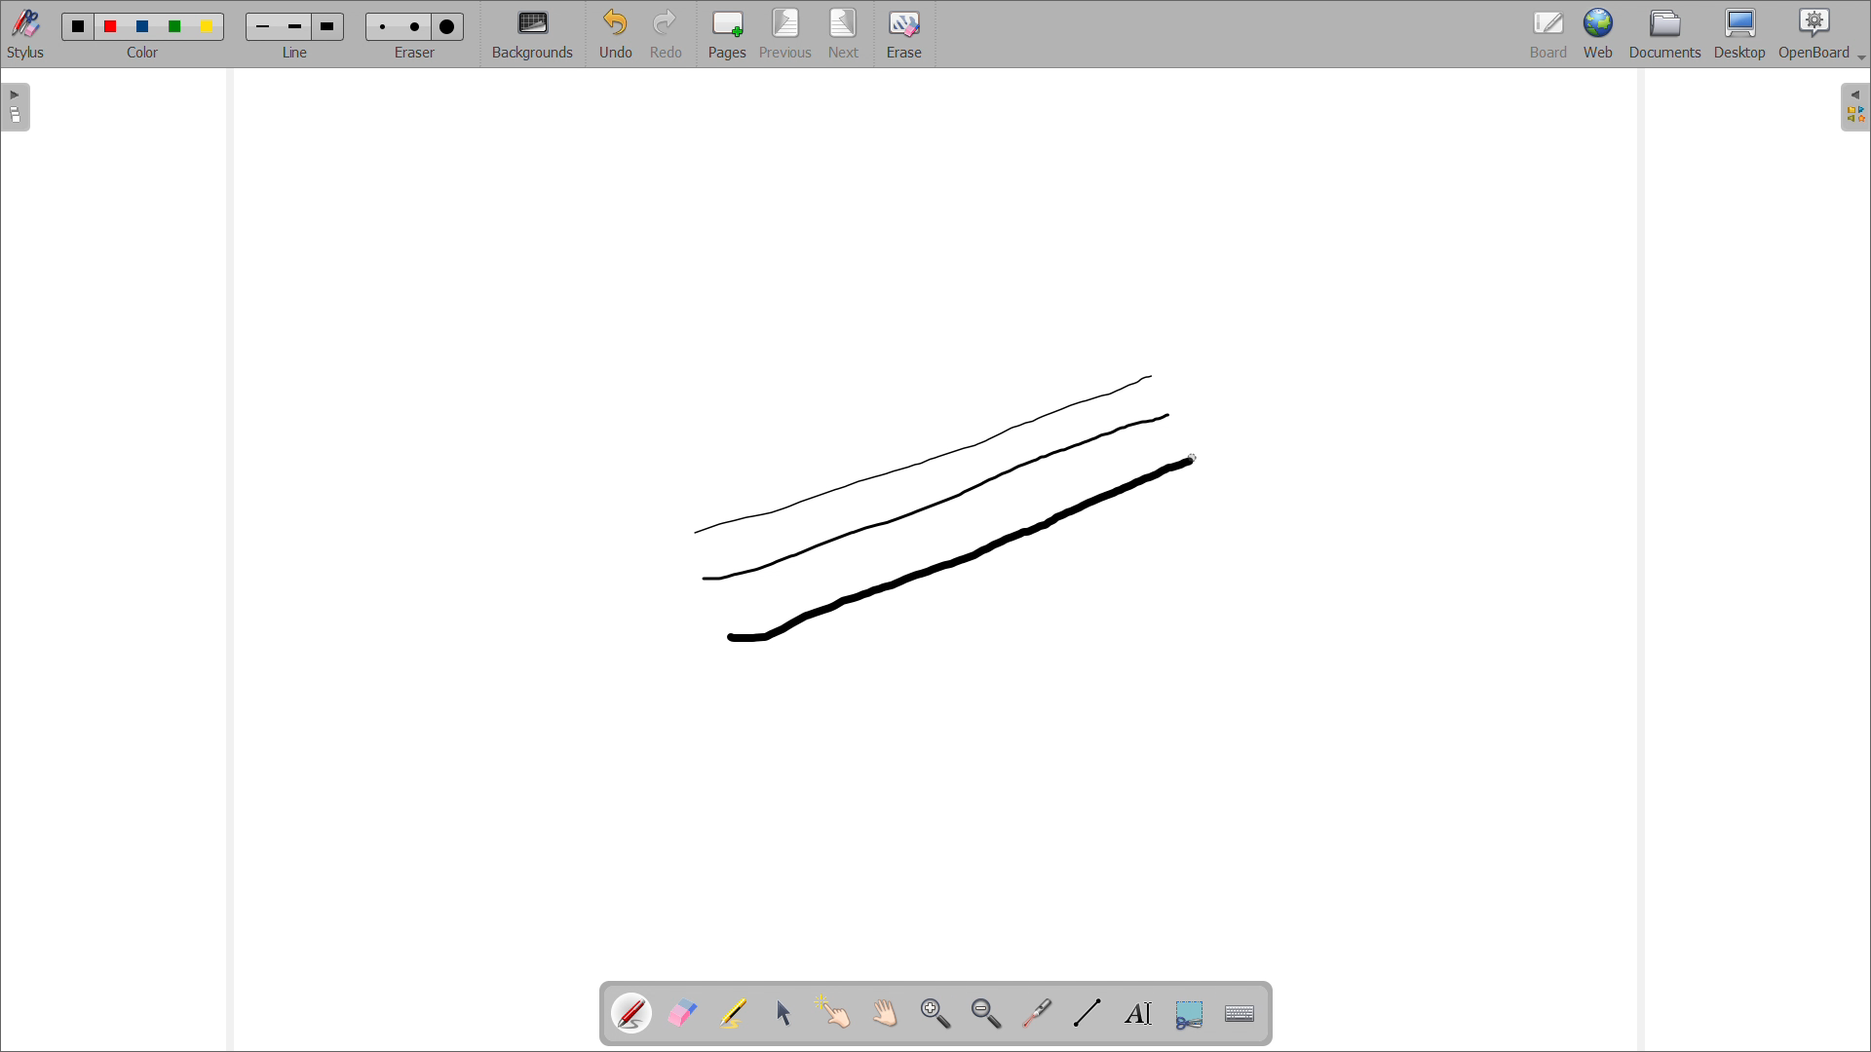  What do you see at coordinates (295, 54) in the screenshot?
I see `select line width` at bounding box center [295, 54].